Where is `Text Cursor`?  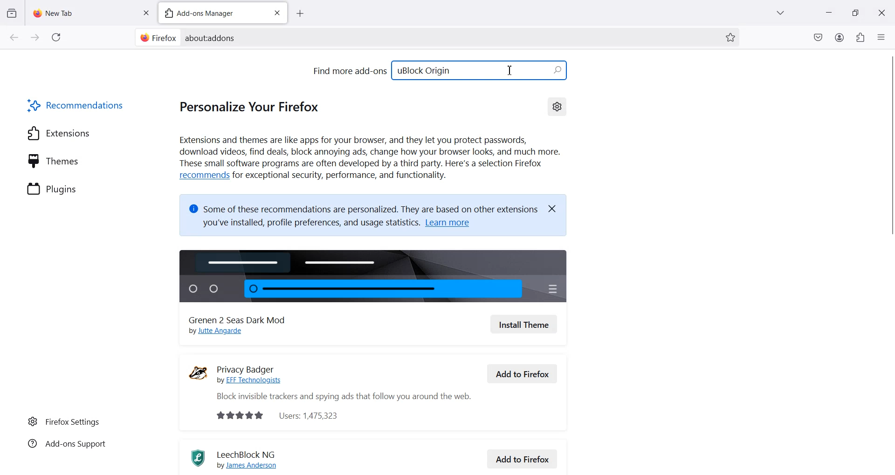 Text Cursor is located at coordinates (511, 70).